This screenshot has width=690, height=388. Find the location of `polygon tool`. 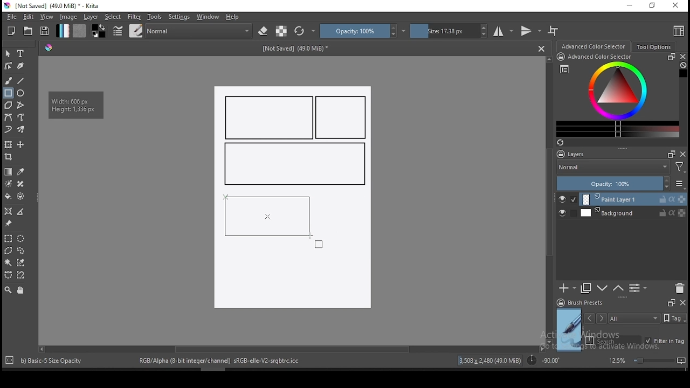

polygon tool is located at coordinates (8, 105).